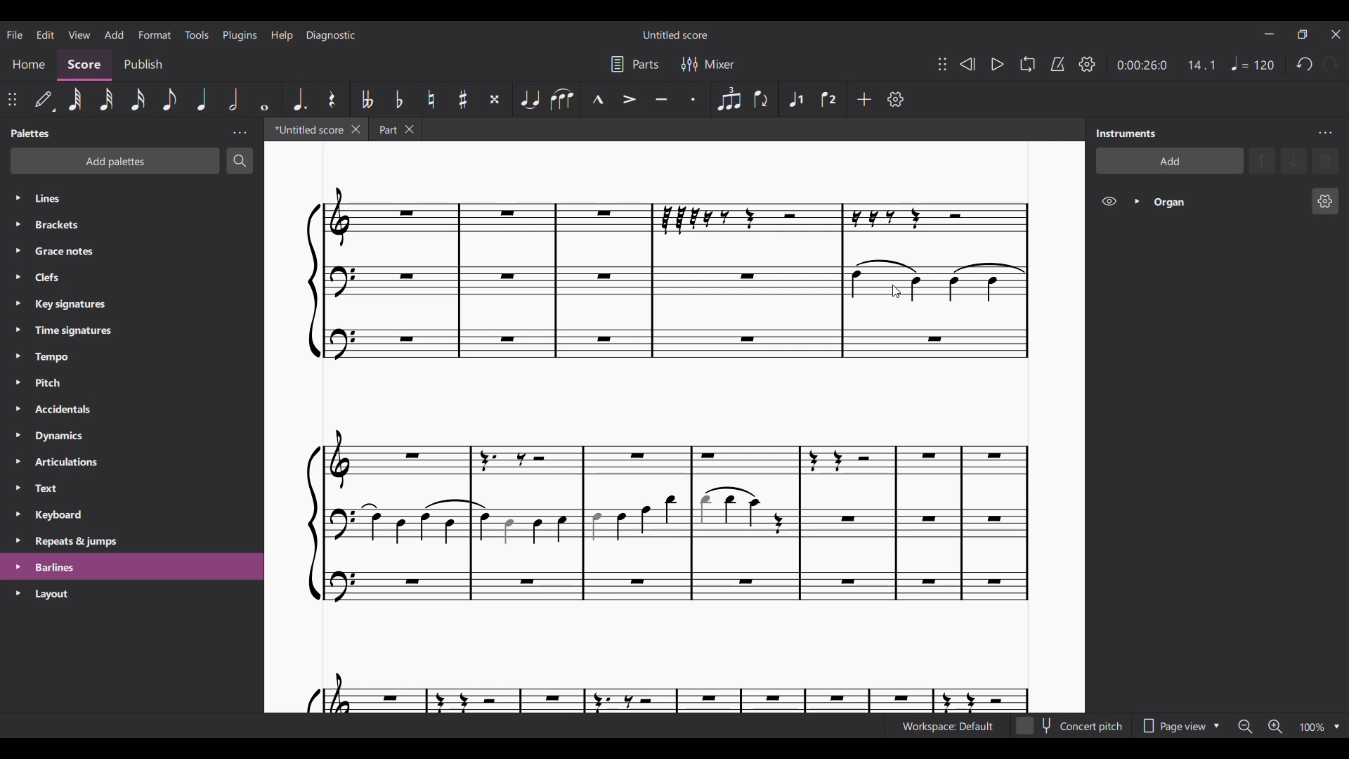  I want to click on Toggle double sharp, so click(495, 98).